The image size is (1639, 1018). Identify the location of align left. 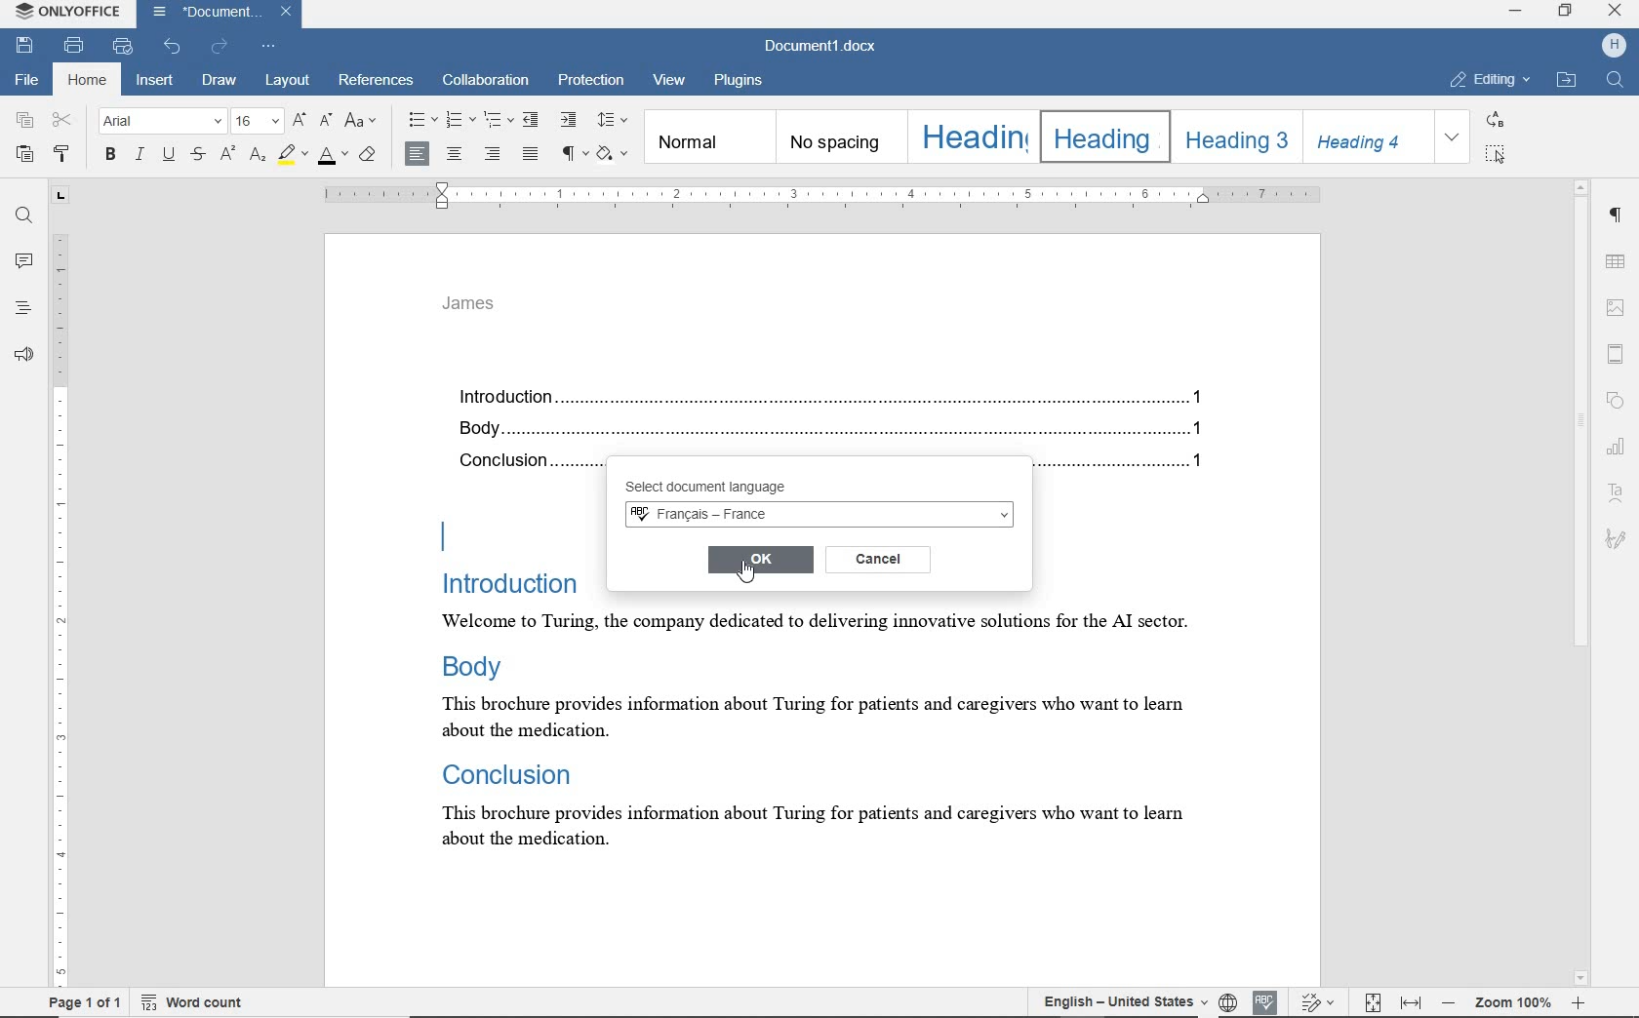
(418, 154).